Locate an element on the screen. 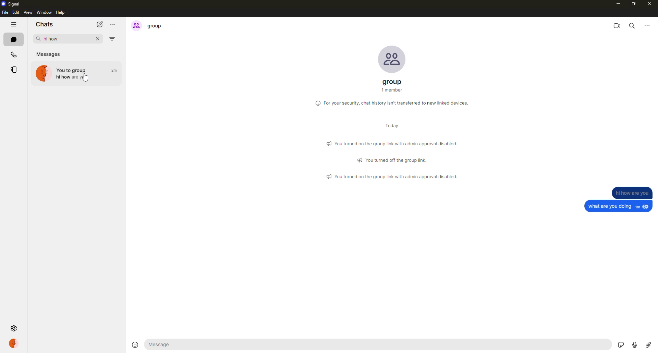 The width and height of the screenshot is (658, 353). message is located at coordinates (619, 206).